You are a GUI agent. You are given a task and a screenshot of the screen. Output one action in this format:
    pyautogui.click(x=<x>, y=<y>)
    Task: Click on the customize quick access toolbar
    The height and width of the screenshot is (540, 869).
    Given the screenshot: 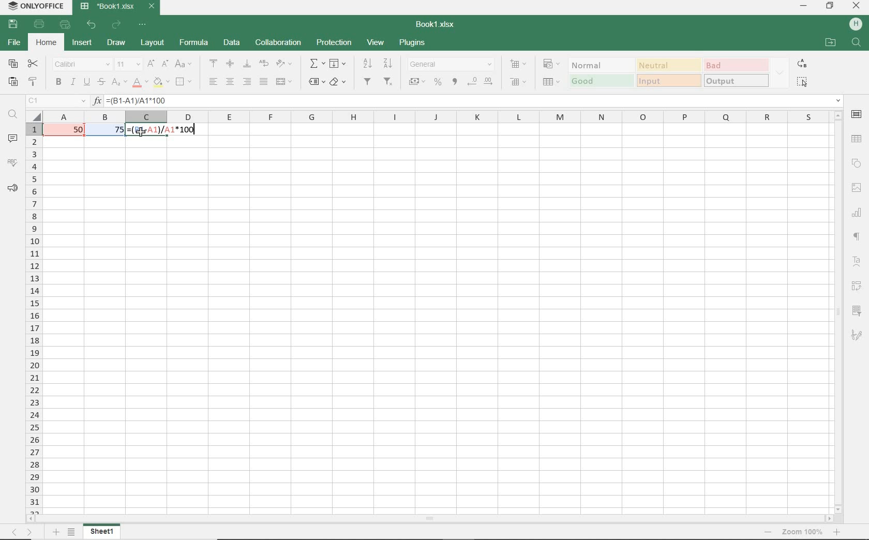 What is the action you would take?
    pyautogui.click(x=144, y=26)
    